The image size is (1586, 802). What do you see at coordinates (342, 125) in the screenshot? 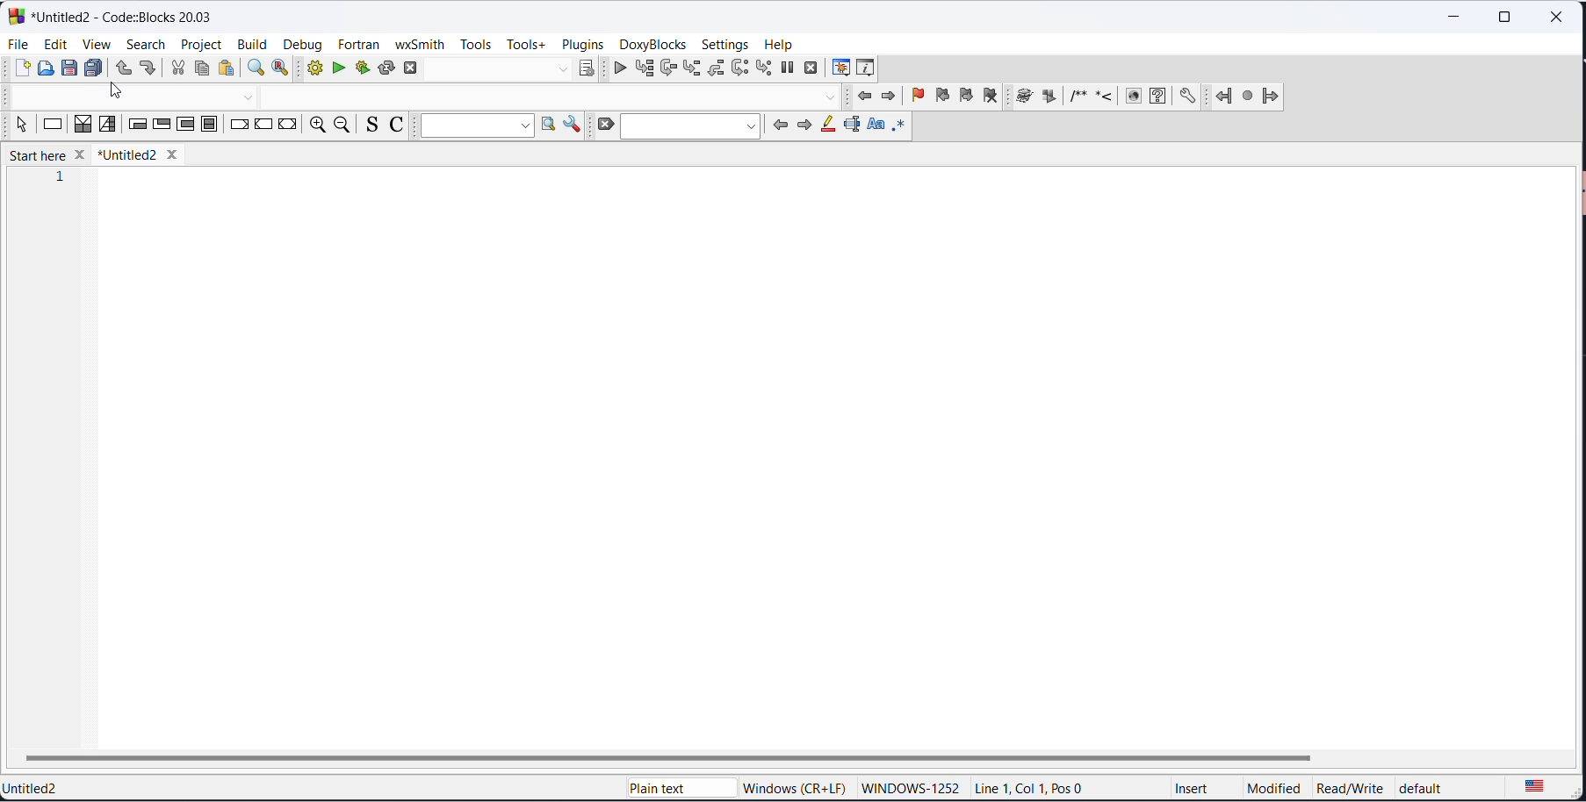
I see `zoom out` at bounding box center [342, 125].